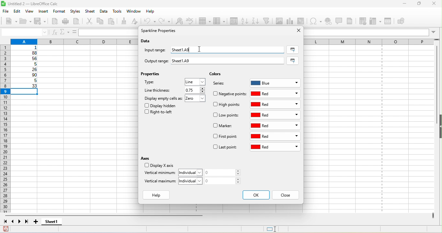 The width and height of the screenshot is (442, 233). I want to click on comment, so click(340, 21).